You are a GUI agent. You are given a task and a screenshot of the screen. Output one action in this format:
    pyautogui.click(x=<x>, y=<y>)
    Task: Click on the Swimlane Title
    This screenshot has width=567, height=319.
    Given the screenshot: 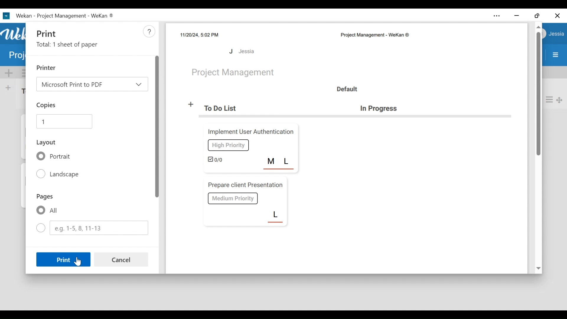 What is the action you would take?
    pyautogui.click(x=346, y=89)
    